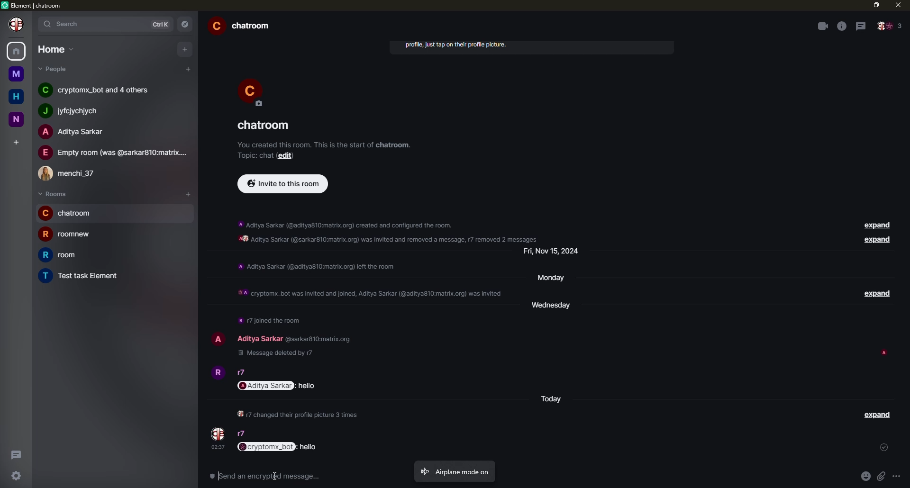 This screenshot has width=910, height=488. Describe the element at coordinates (217, 373) in the screenshot. I see `profile` at that location.